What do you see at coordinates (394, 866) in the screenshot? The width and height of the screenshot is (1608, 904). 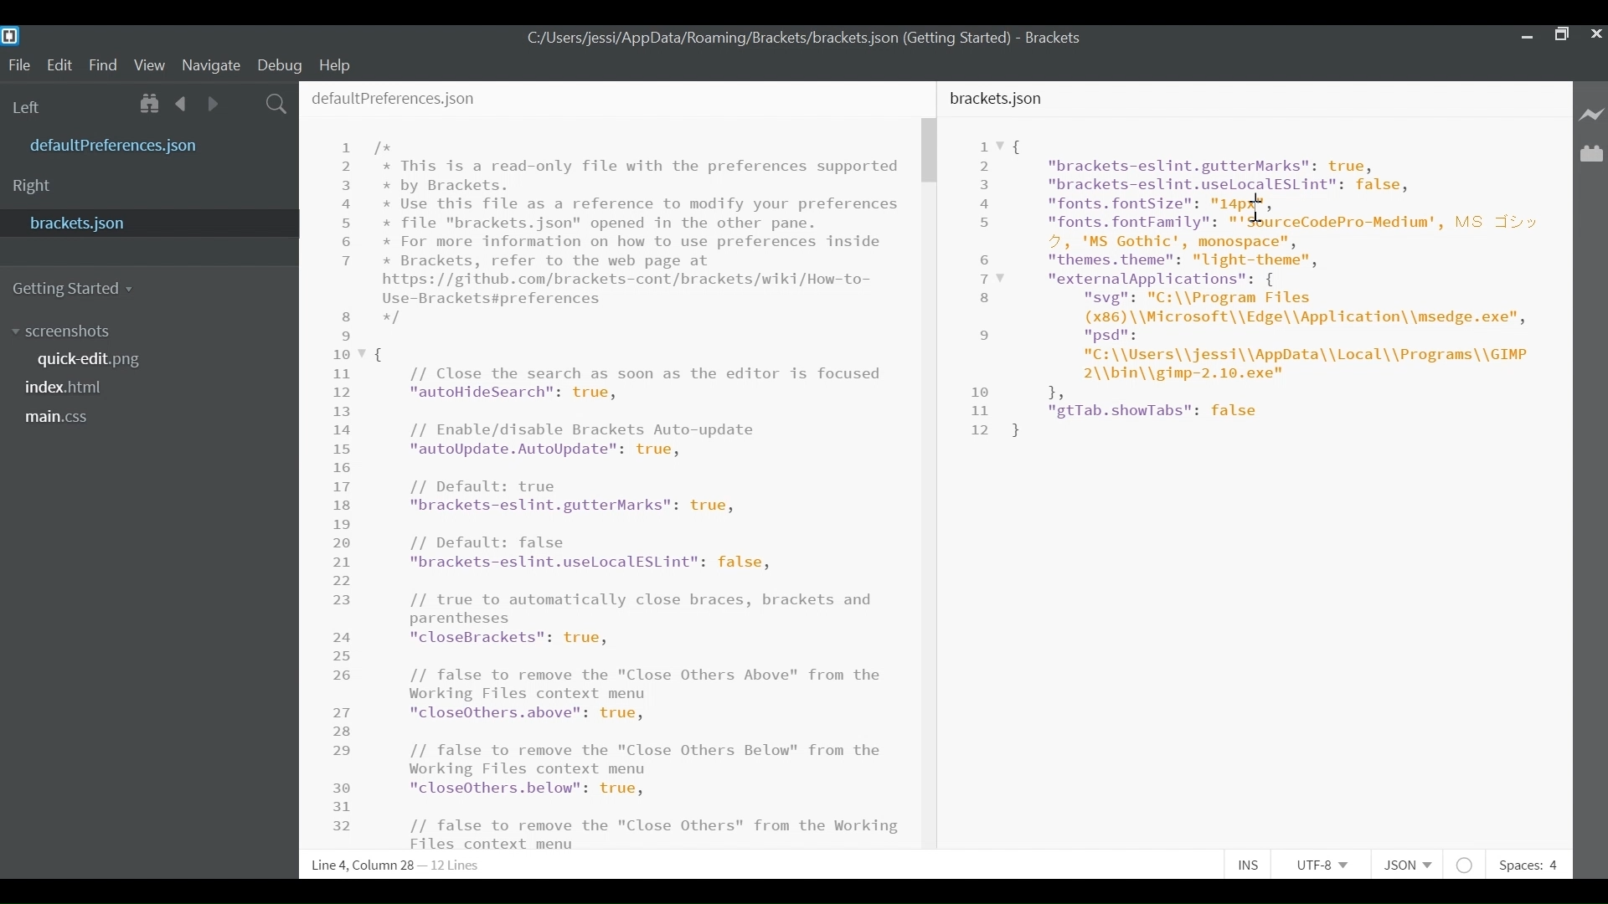 I see `Line 6, Column 18 - 12 Lines` at bounding box center [394, 866].